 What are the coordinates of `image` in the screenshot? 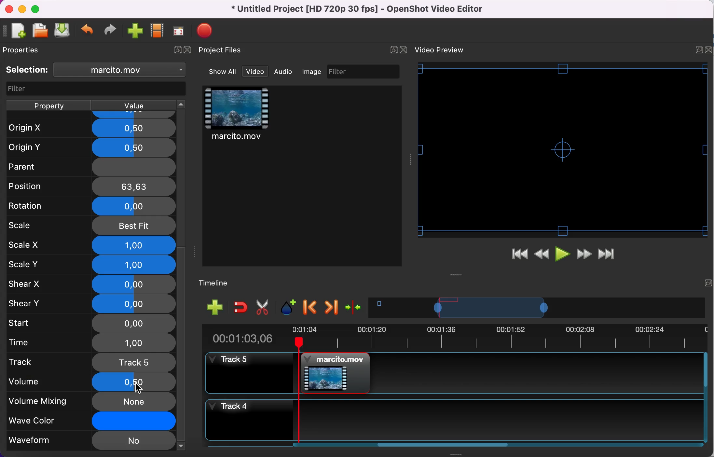 It's located at (312, 72).